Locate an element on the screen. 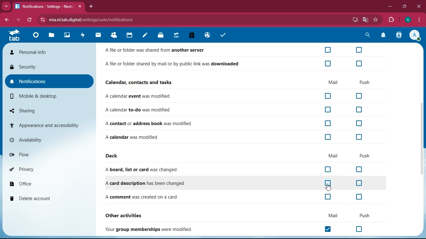  push is located at coordinates (365, 156).